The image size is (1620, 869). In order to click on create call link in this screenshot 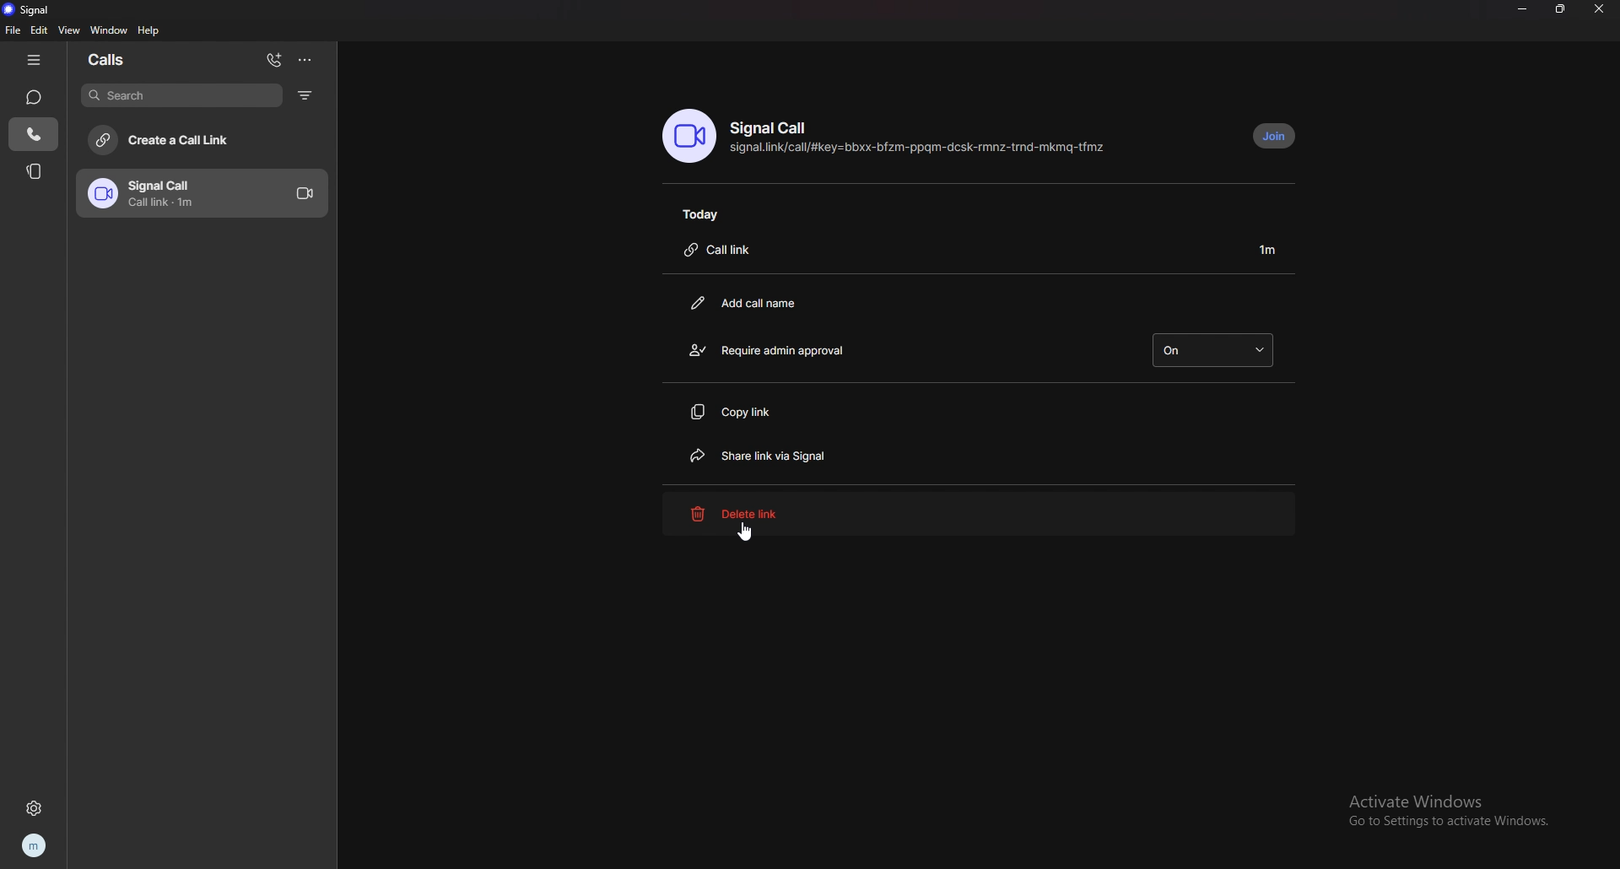, I will do `click(208, 141)`.